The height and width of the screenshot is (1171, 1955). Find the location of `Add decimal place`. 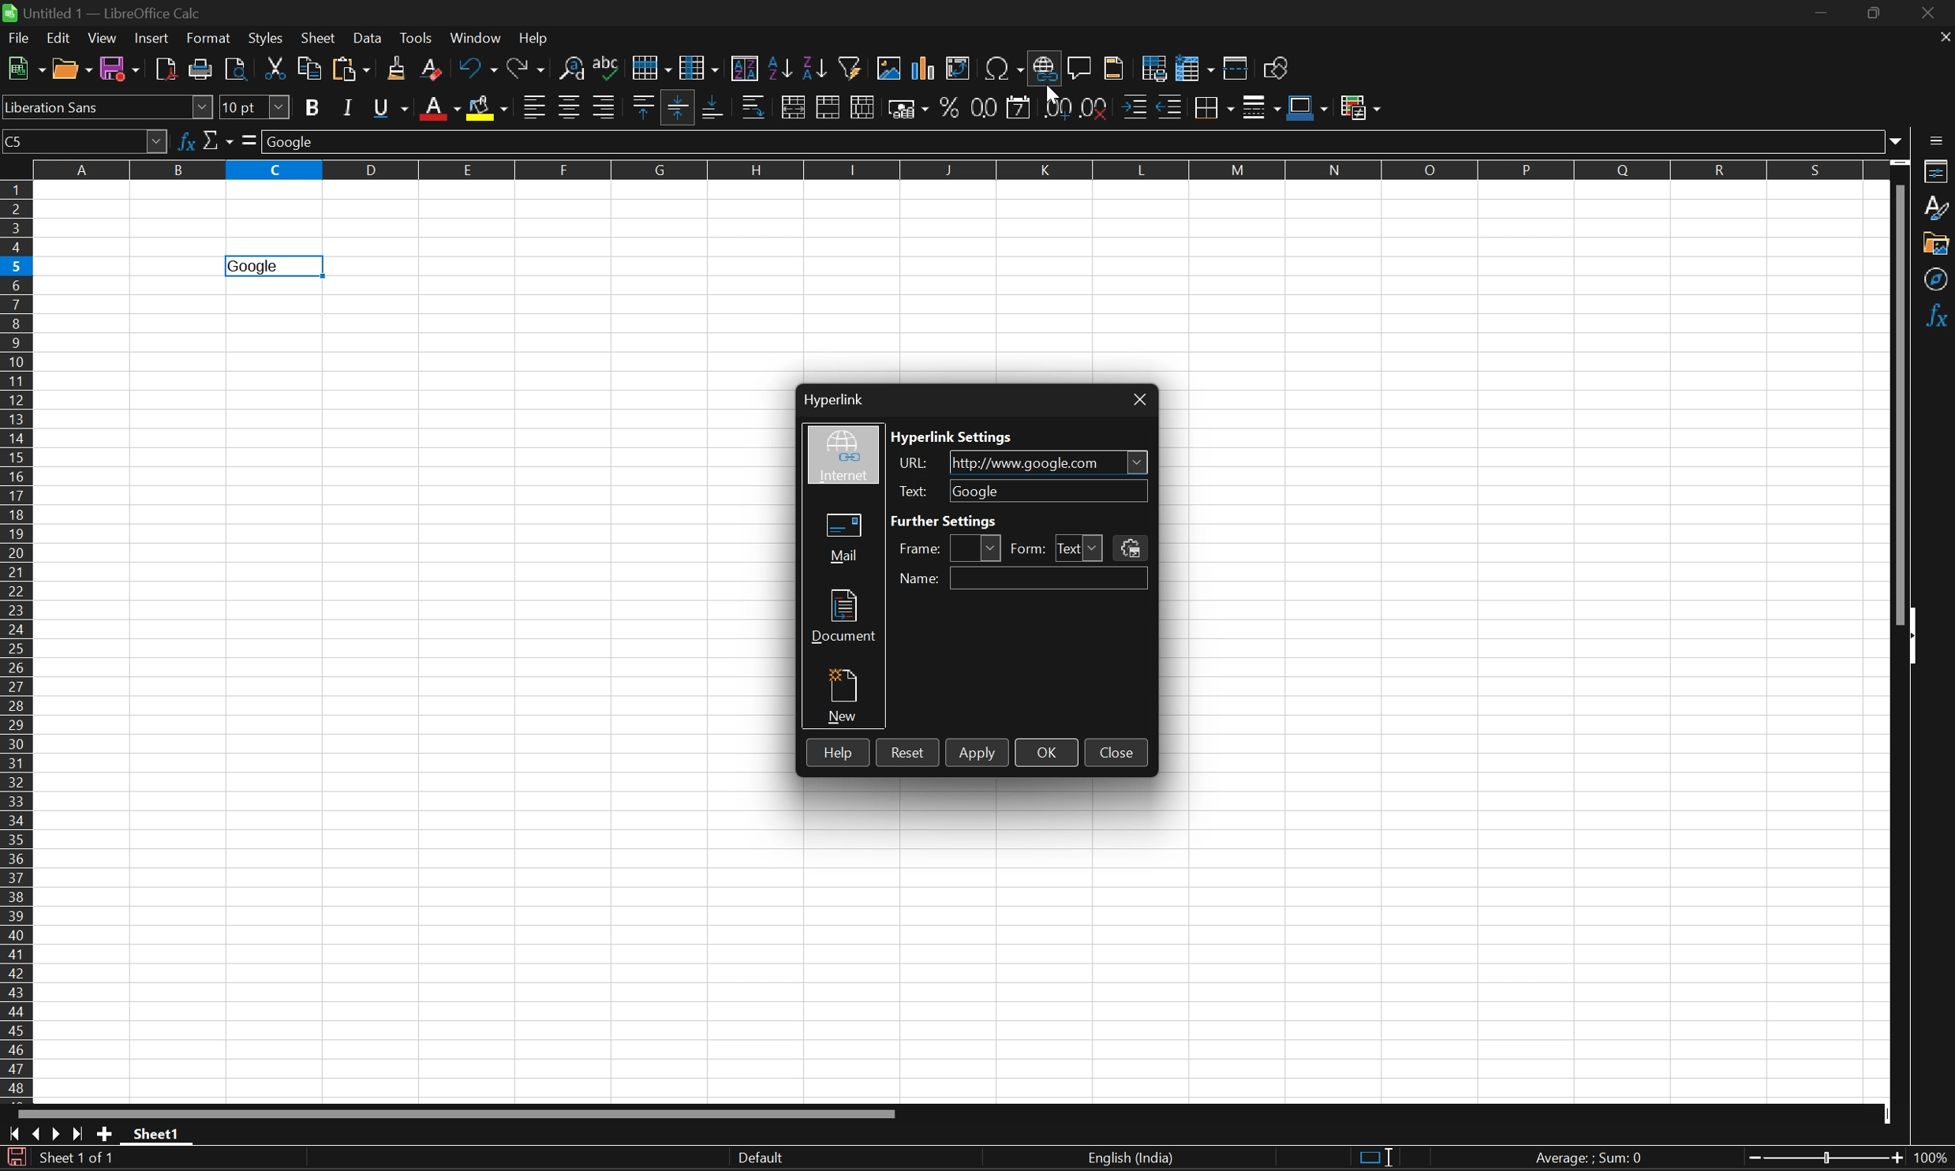

Add decimal place is located at coordinates (1054, 107).